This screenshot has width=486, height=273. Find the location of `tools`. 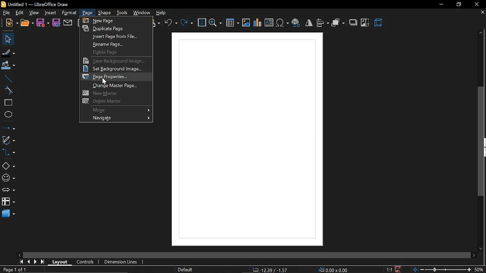

tools is located at coordinates (122, 13).